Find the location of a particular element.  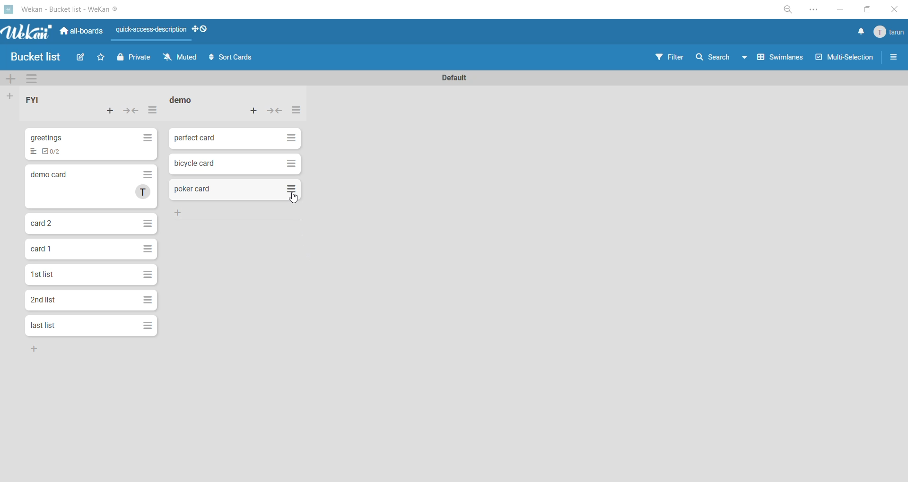

filter is located at coordinates (672, 57).